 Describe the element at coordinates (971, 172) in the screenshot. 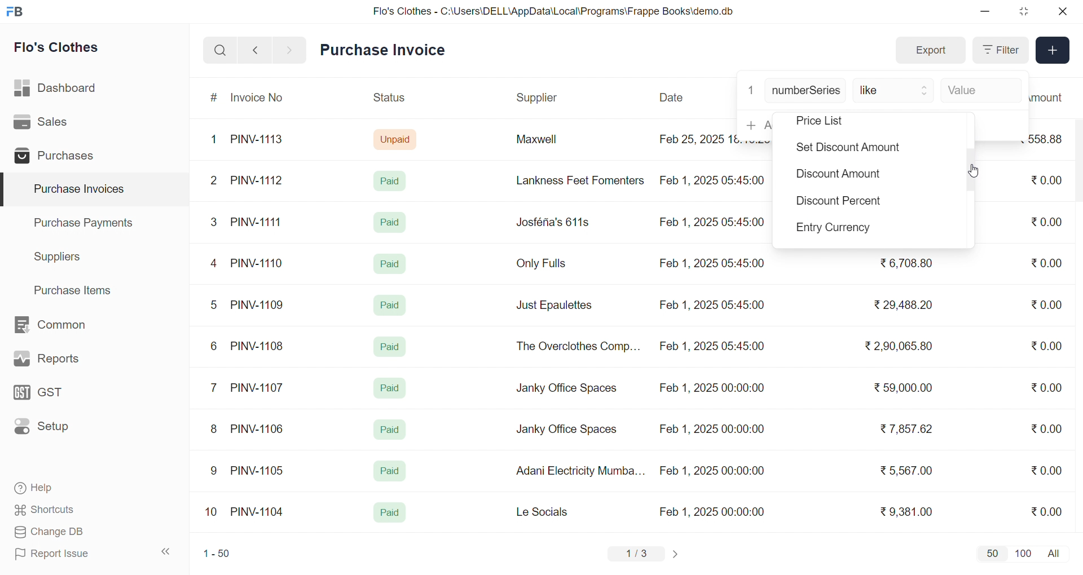

I see `vertical scroll bar` at that location.